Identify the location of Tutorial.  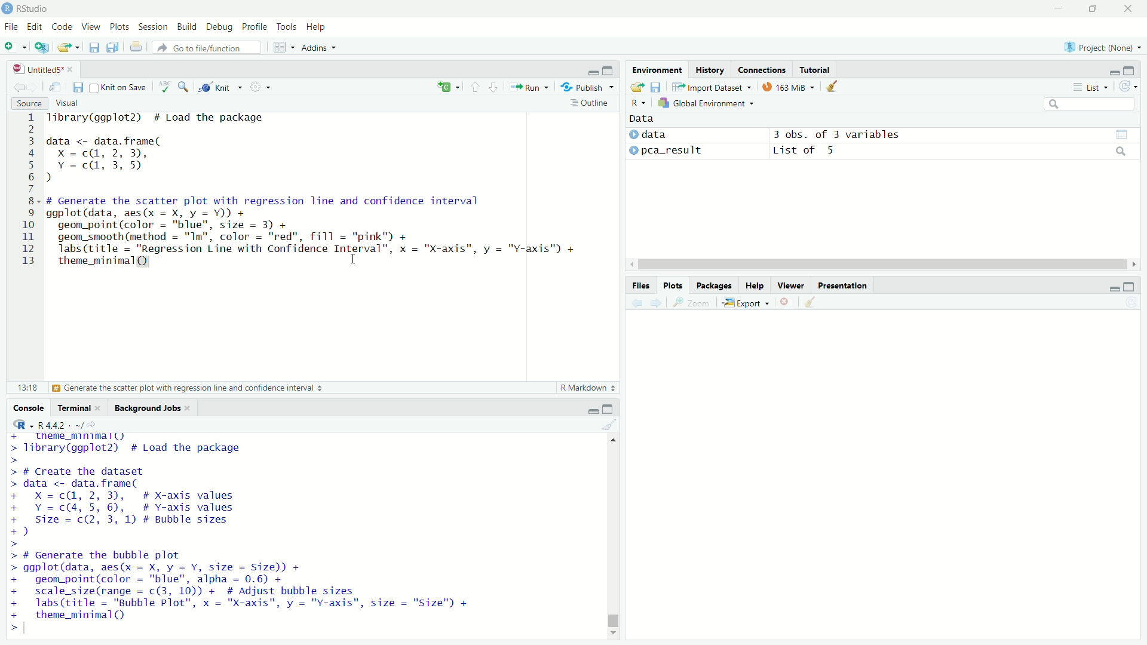
(815, 69).